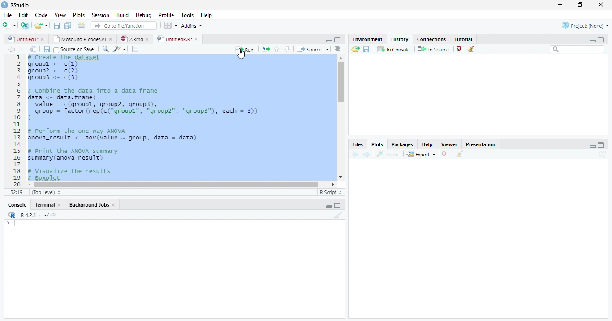 The height and width of the screenshot is (321, 612). I want to click on Clear console, so click(340, 216).